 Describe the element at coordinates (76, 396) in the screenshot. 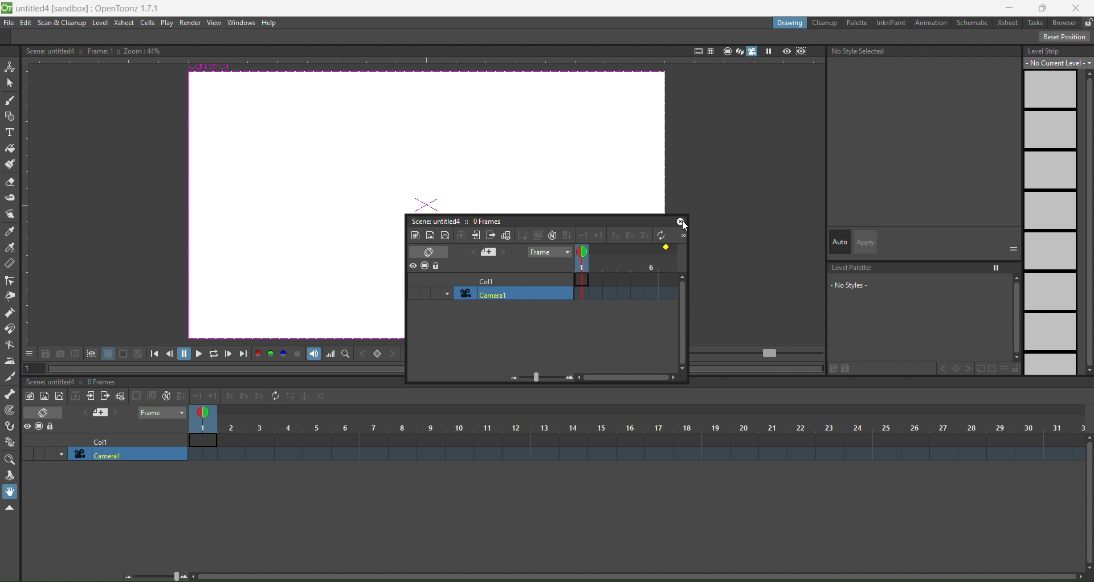

I see `collapse` at that location.